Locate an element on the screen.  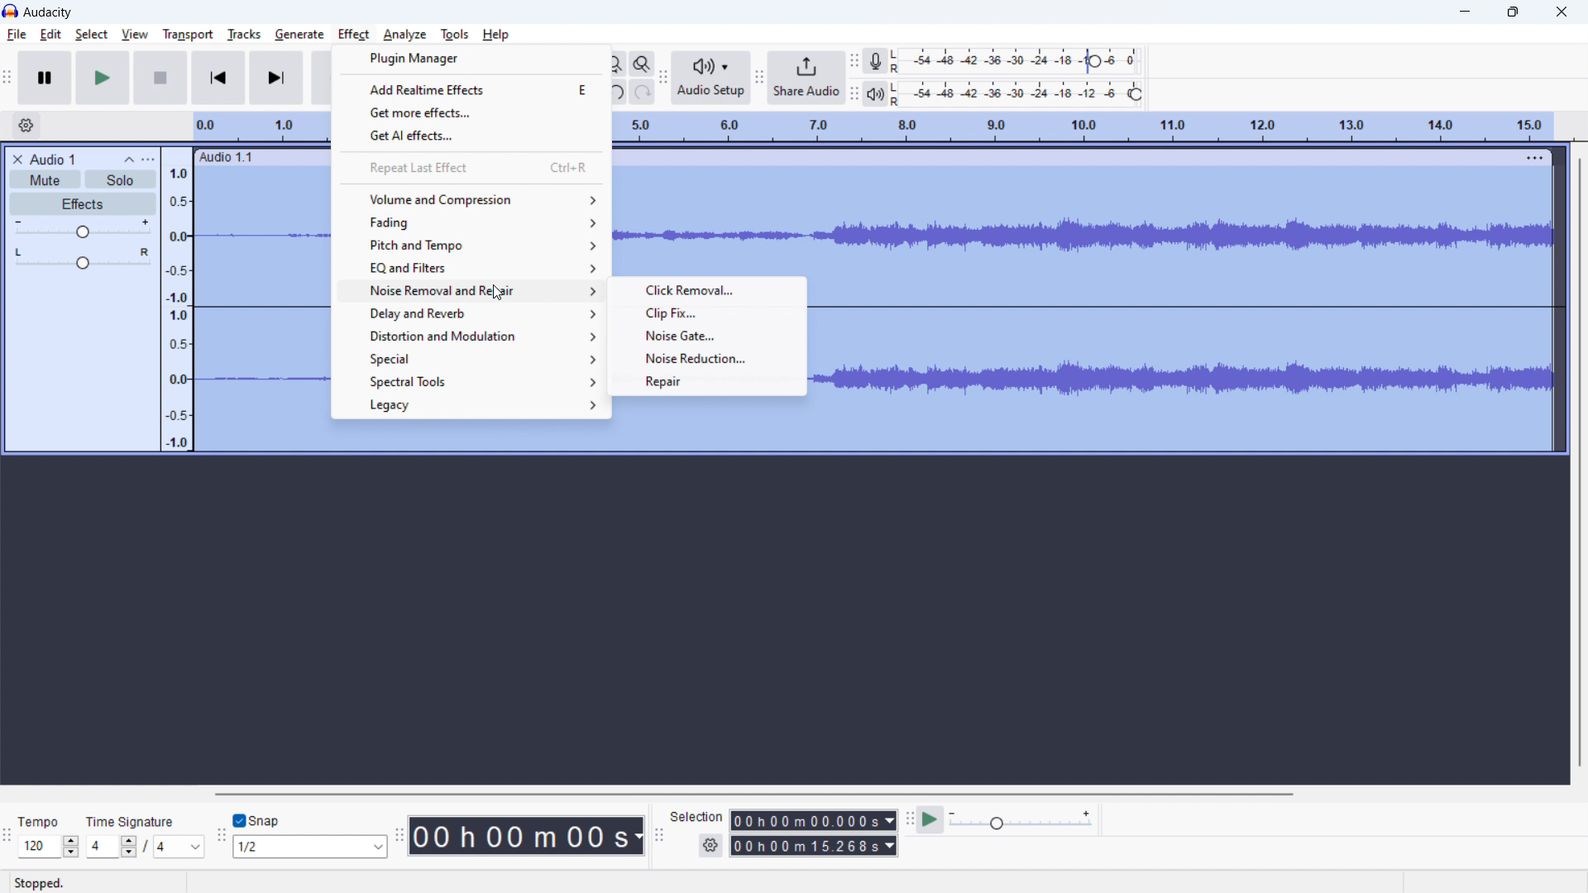
view is located at coordinates (134, 33).